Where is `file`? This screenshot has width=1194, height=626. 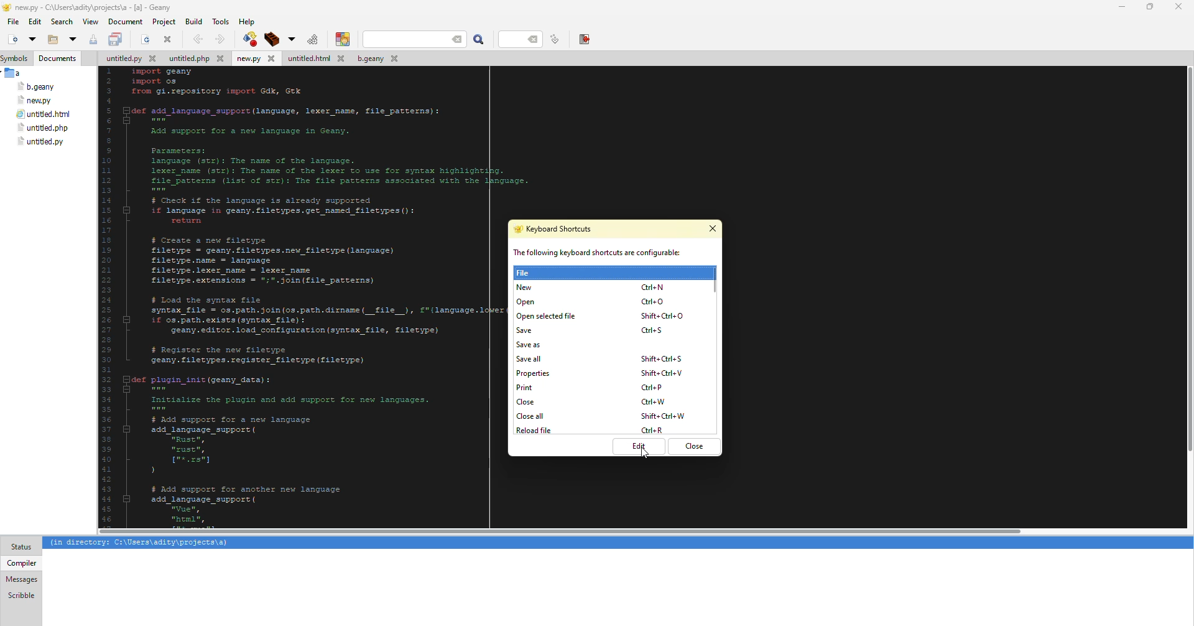
file is located at coordinates (129, 60).